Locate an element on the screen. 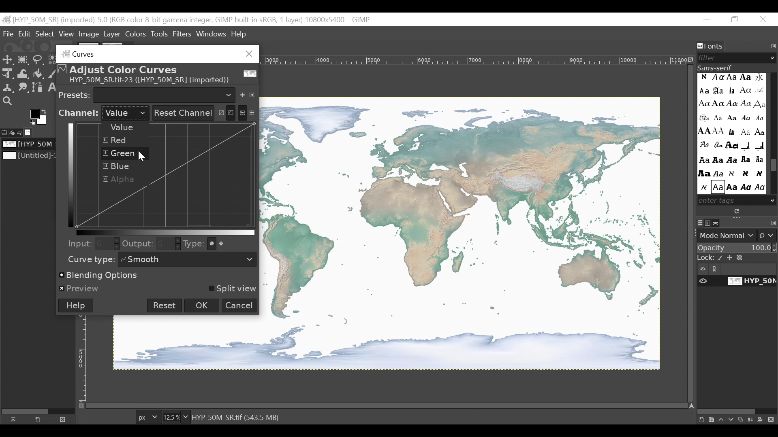  Close is located at coordinates (62, 419).